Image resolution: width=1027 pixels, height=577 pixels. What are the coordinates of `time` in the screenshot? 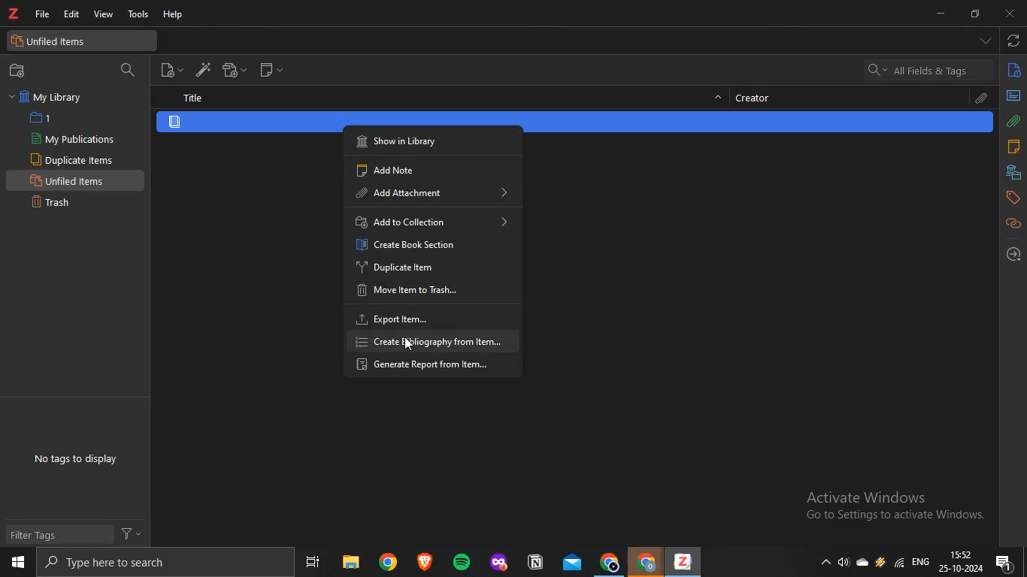 It's located at (962, 554).